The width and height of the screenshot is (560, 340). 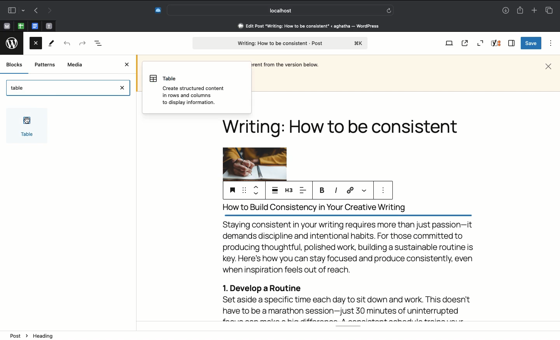 What do you see at coordinates (75, 65) in the screenshot?
I see `Media` at bounding box center [75, 65].